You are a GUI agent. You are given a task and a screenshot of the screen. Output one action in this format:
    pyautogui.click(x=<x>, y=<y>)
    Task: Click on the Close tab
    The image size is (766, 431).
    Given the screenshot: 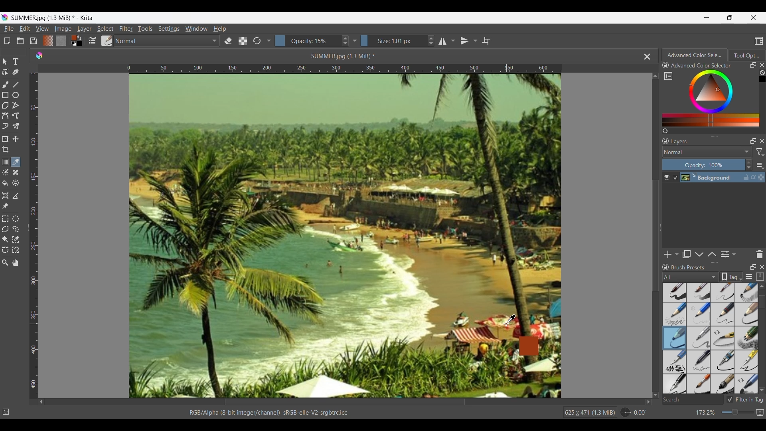 What is the action you would take?
    pyautogui.click(x=648, y=57)
    